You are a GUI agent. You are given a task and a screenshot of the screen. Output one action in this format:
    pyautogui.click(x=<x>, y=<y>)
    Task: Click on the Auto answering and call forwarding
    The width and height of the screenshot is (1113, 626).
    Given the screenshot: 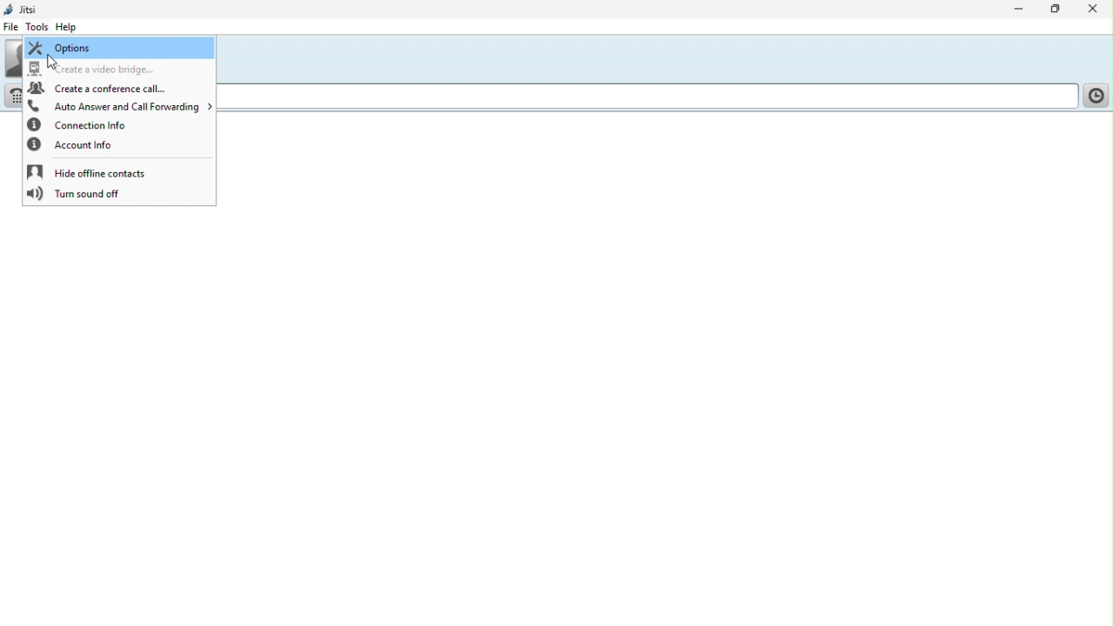 What is the action you would take?
    pyautogui.click(x=117, y=107)
    